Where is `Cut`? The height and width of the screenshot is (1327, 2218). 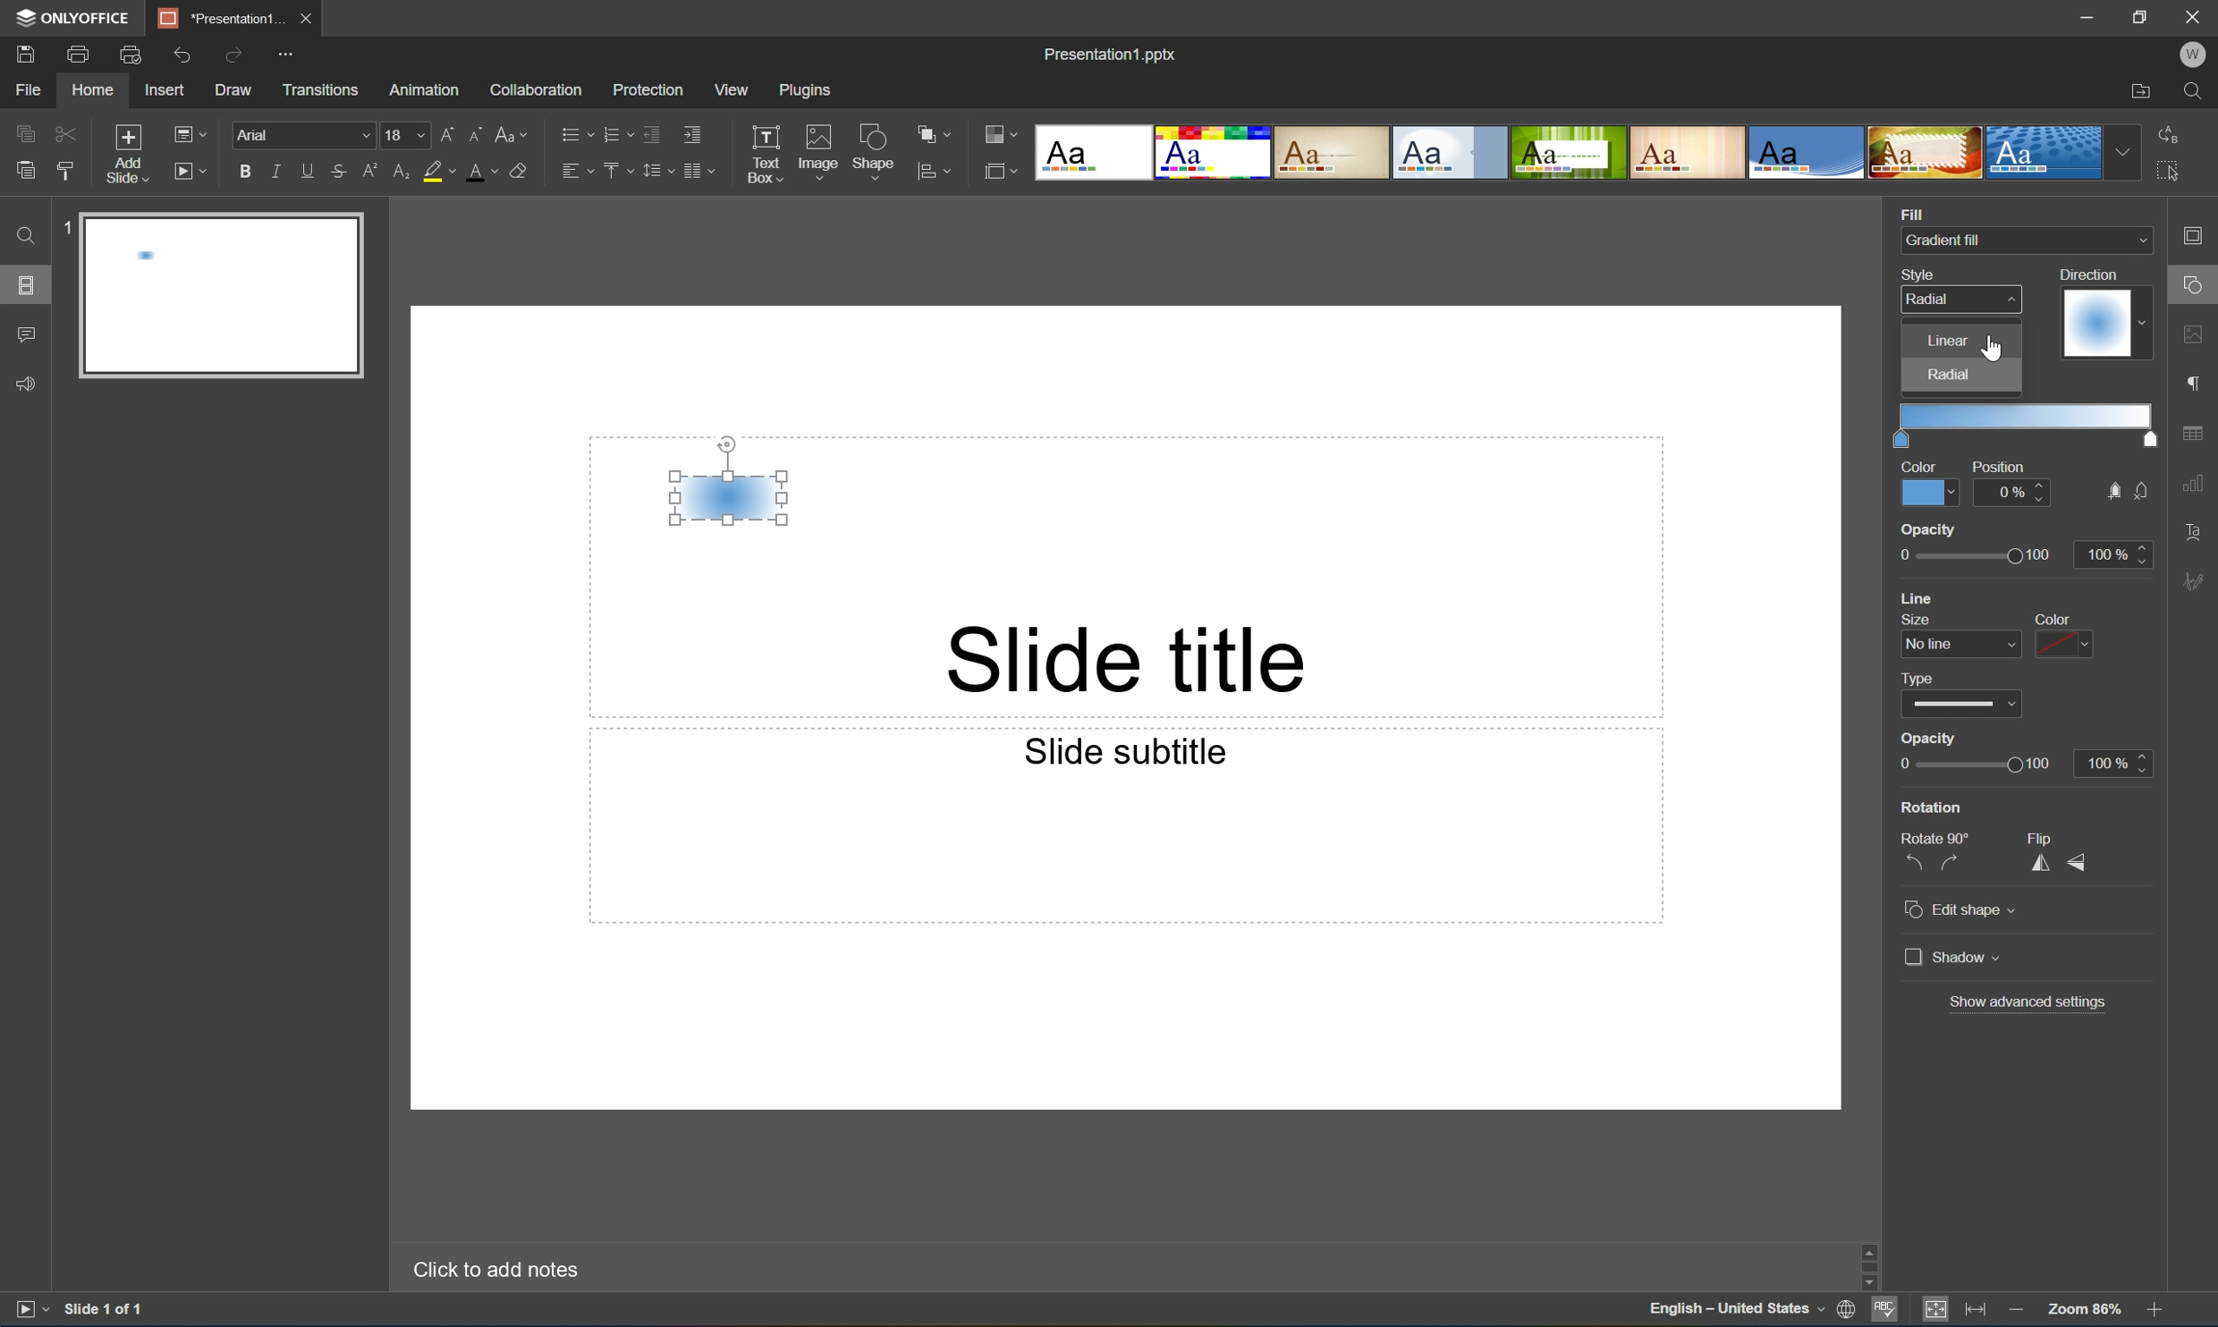 Cut is located at coordinates (63, 132).